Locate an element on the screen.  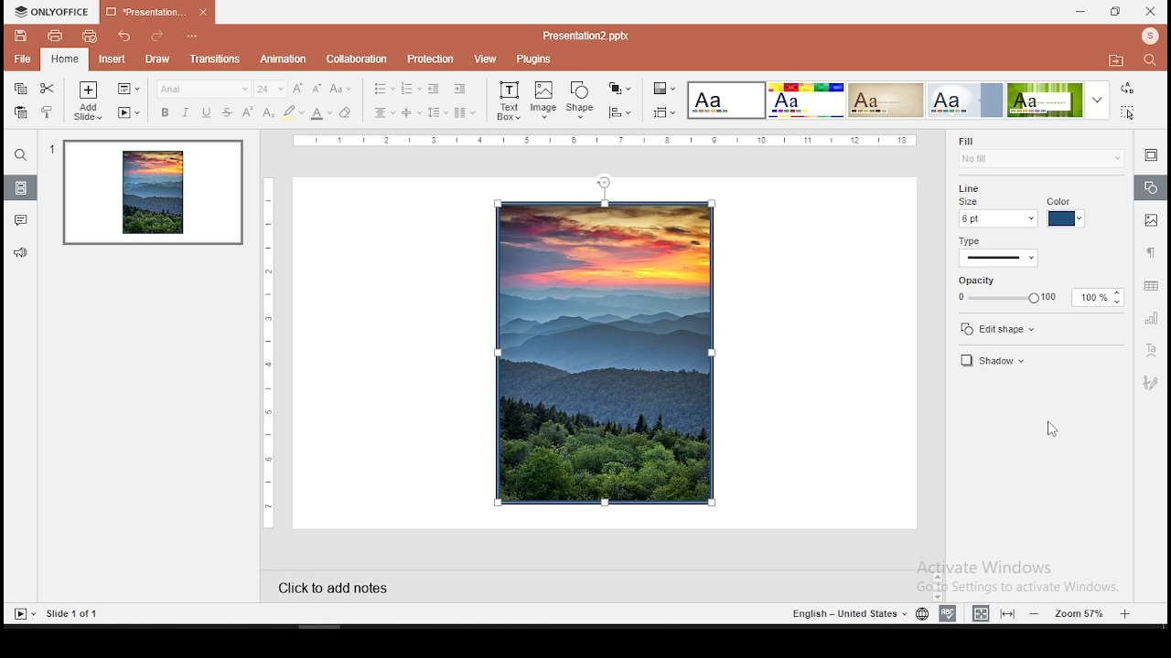
home is located at coordinates (63, 59).